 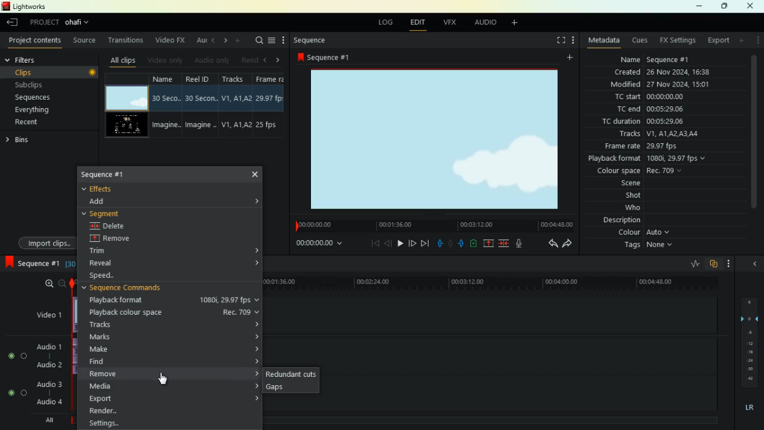 What do you see at coordinates (50, 403) in the screenshot?
I see `audio 4` at bounding box center [50, 403].